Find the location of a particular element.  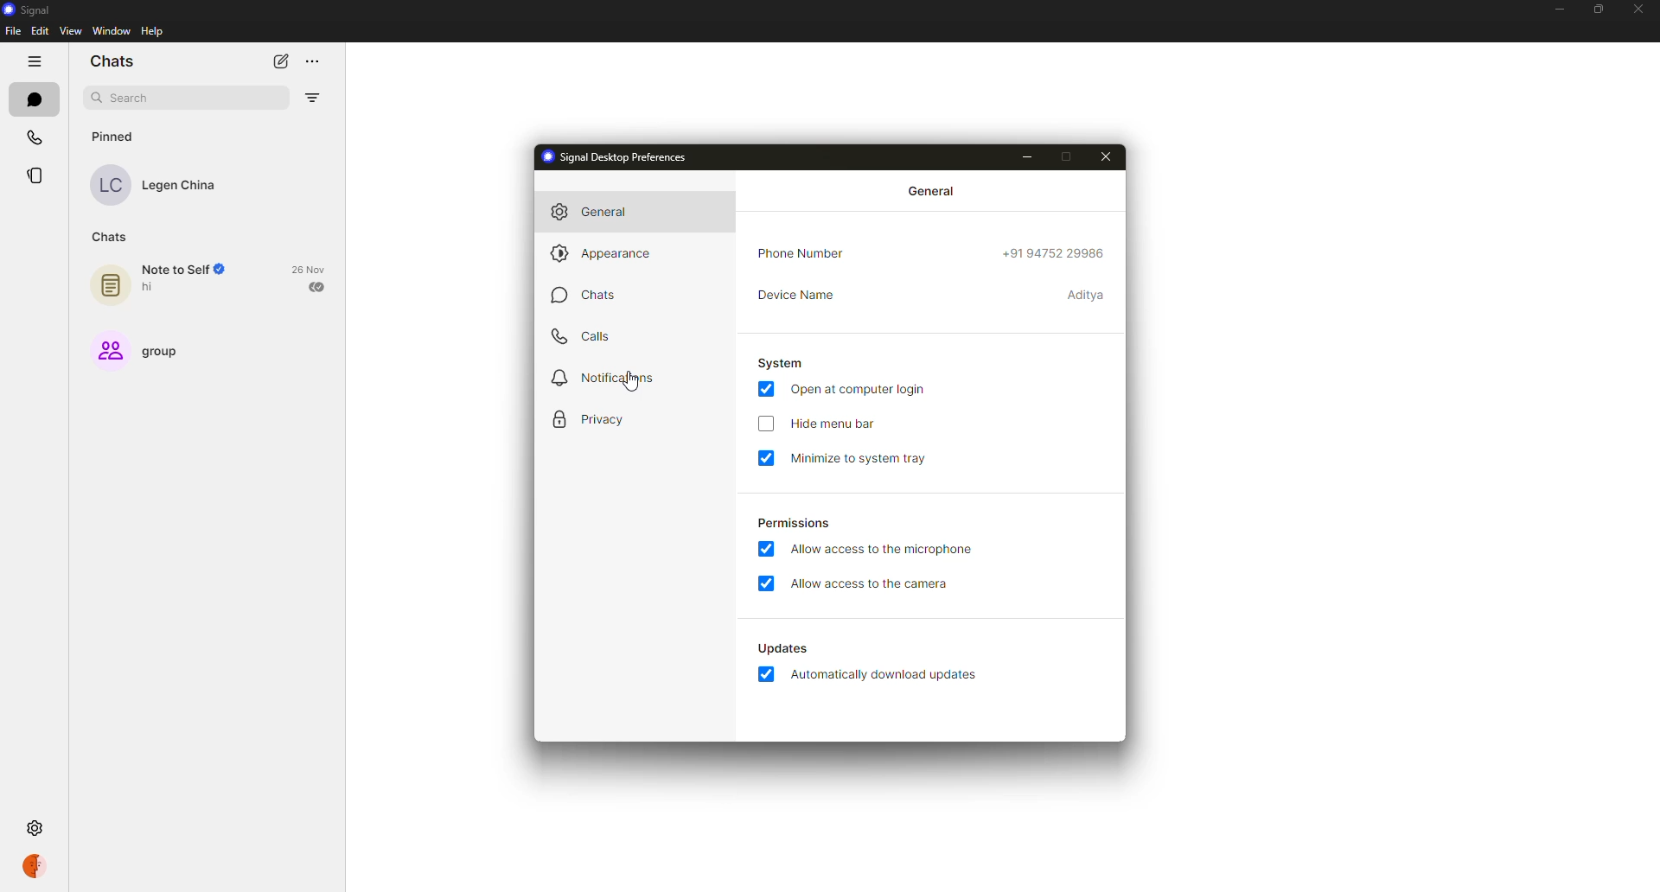

minimize is located at coordinates (1024, 155).